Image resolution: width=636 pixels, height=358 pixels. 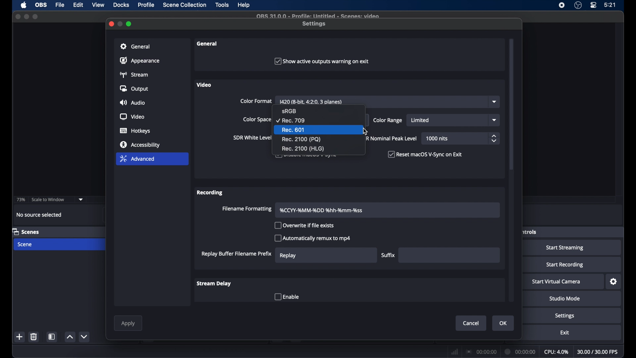 I want to click on maximize, so click(x=35, y=16).